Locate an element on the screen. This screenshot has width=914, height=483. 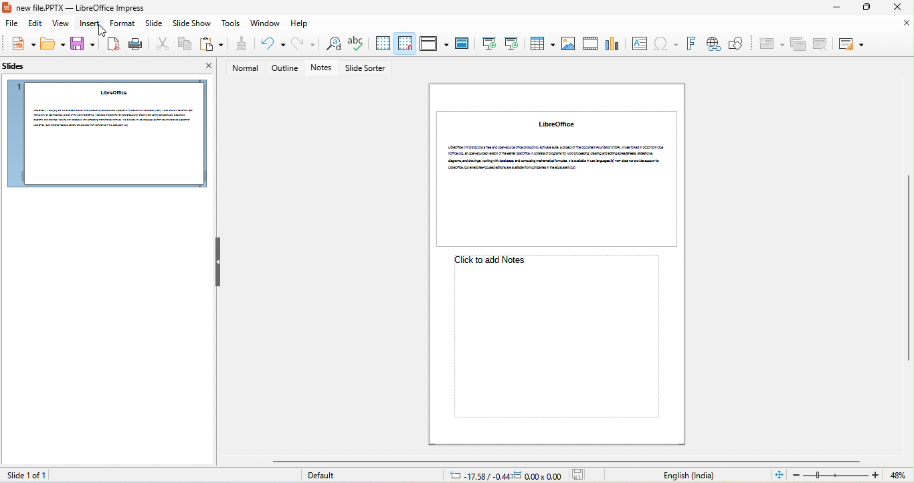
start from current slide is located at coordinates (511, 43).